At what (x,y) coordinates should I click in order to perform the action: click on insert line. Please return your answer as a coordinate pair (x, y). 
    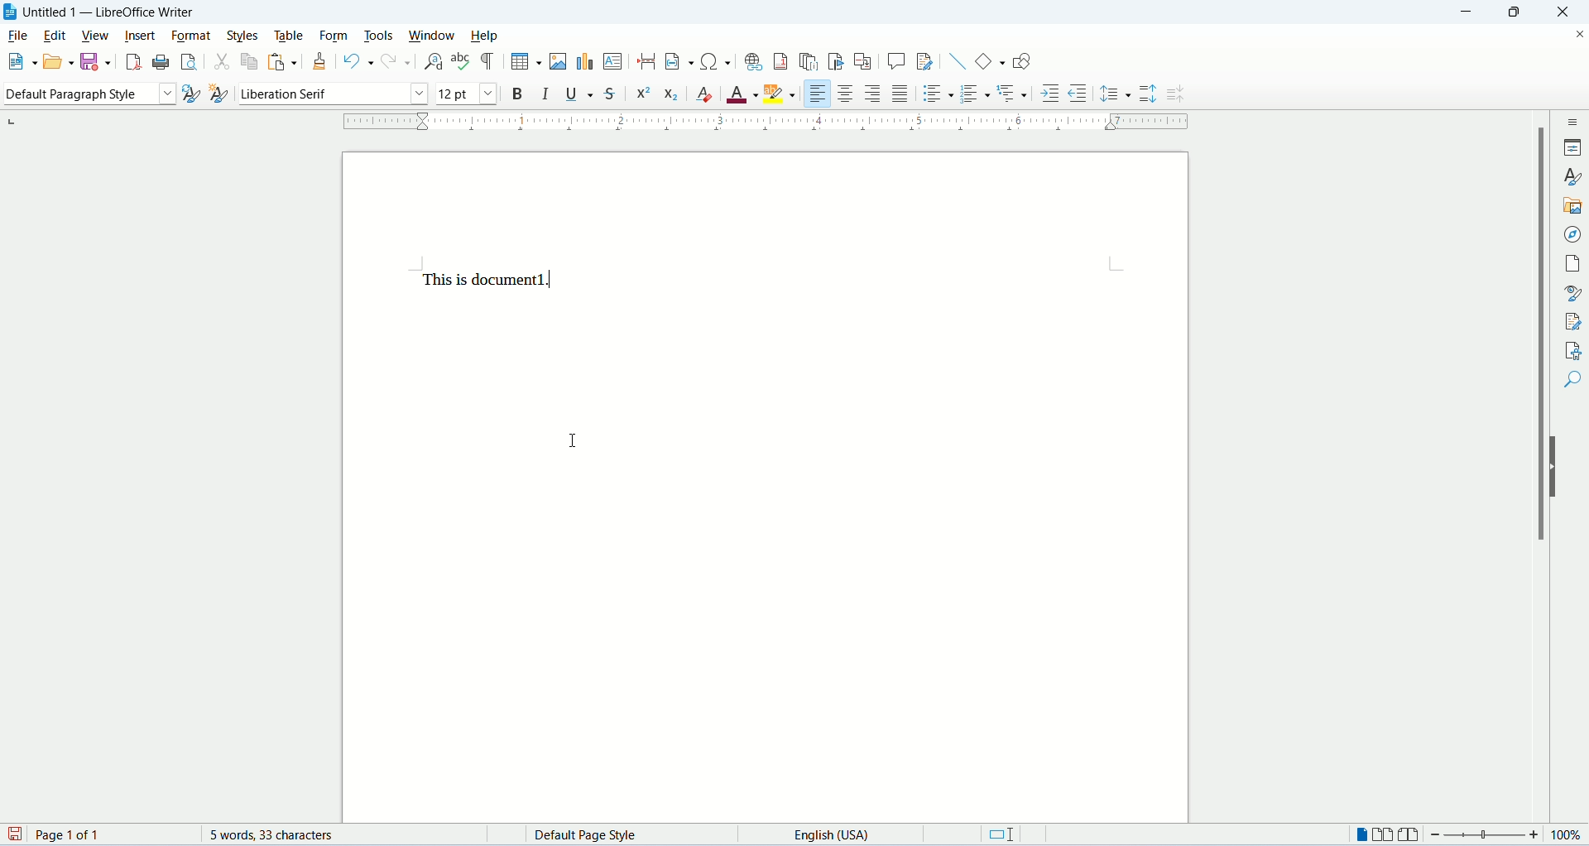
    Looking at the image, I should click on (958, 61).